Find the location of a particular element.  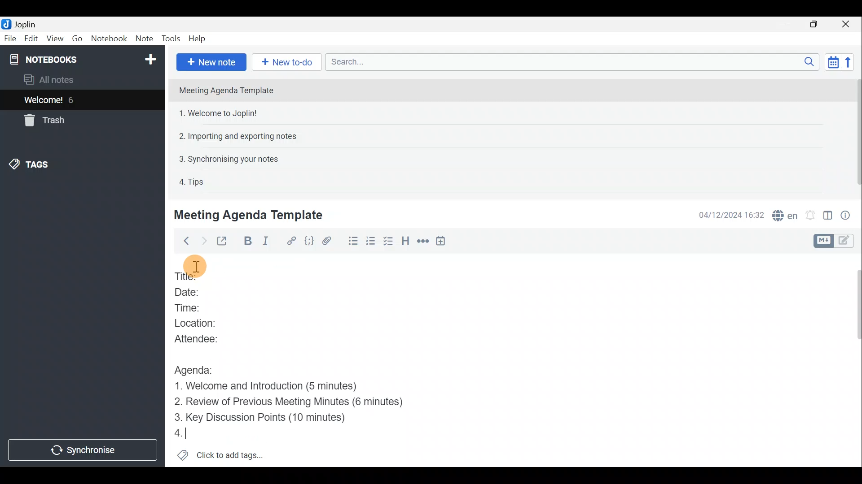

Agenda: is located at coordinates (200, 369).